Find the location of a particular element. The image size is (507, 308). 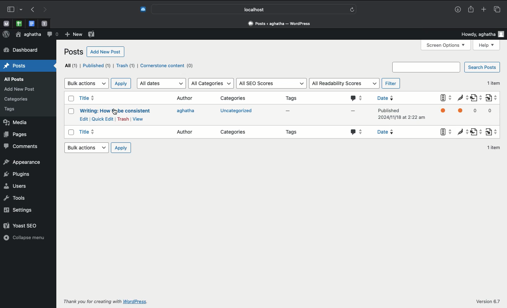

Version 6.7 is located at coordinates (488, 301).